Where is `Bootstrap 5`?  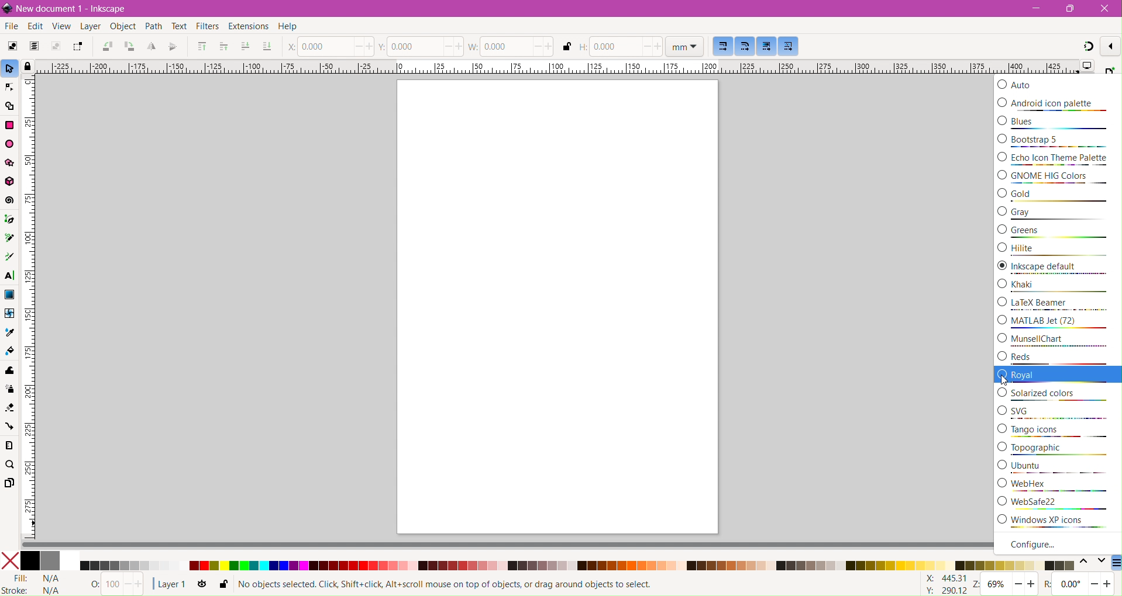
Bootstrap 5 is located at coordinates (1056, 141).